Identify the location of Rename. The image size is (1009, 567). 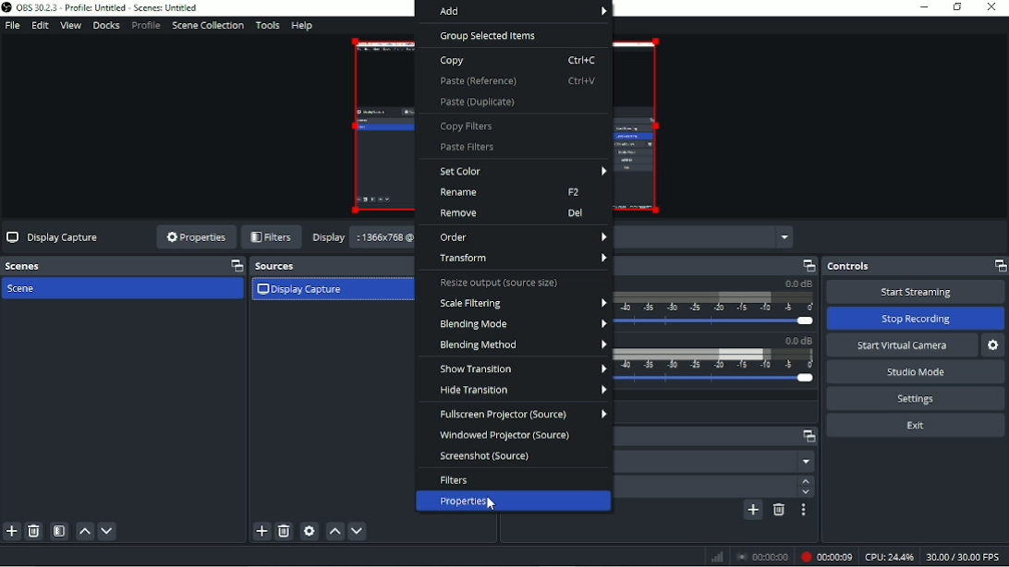
(510, 193).